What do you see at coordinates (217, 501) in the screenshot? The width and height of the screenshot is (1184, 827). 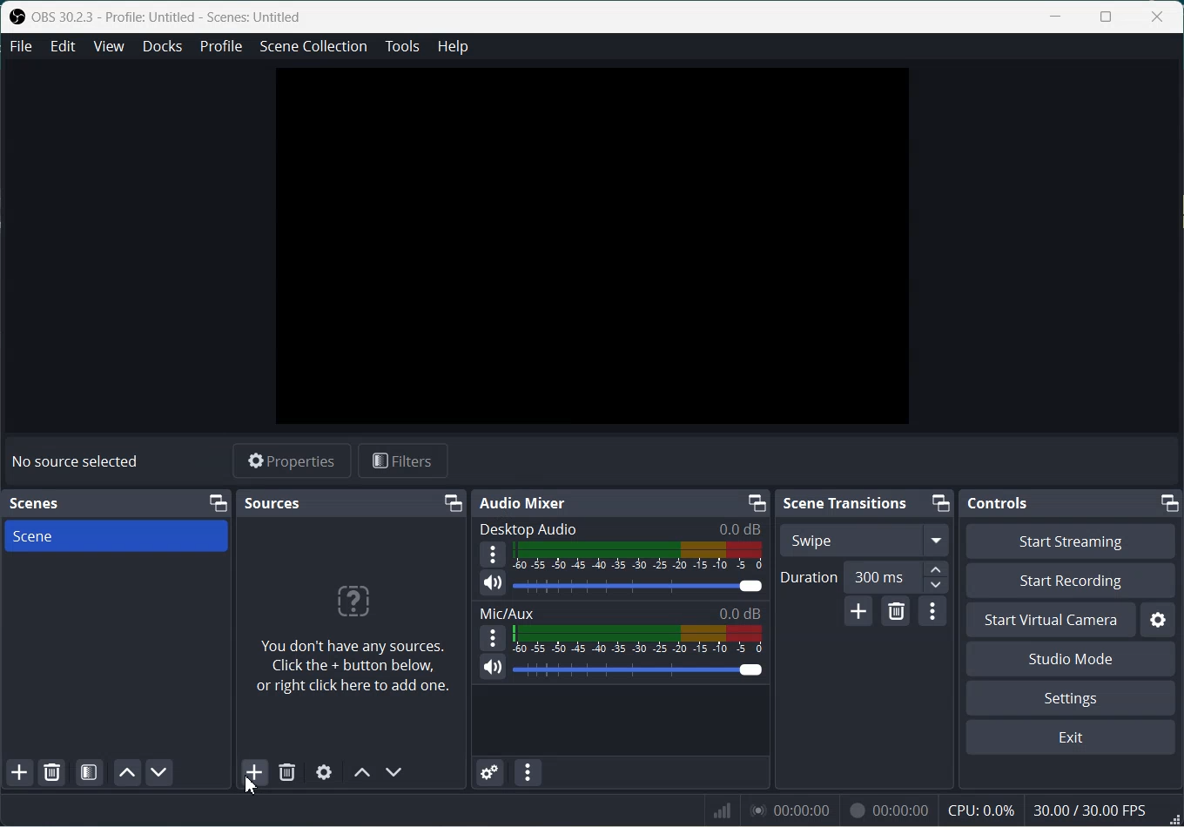 I see `Minimize` at bounding box center [217, 501].